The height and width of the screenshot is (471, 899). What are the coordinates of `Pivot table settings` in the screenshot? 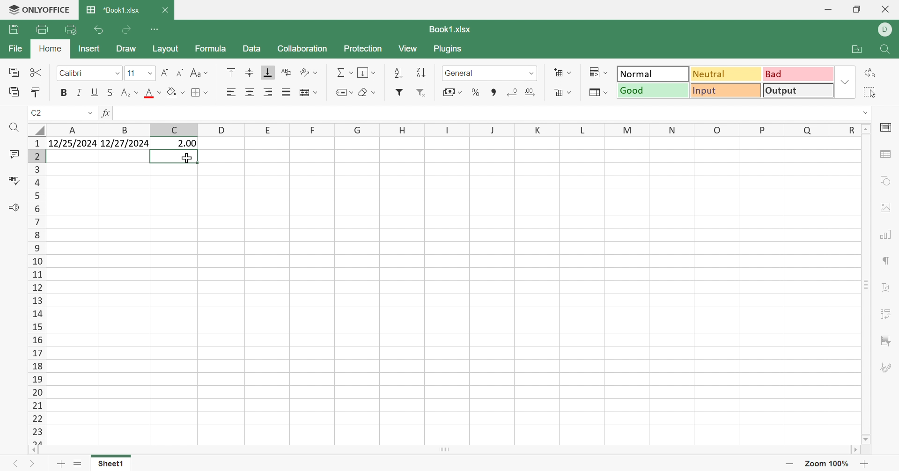 It's located at (884, 316).